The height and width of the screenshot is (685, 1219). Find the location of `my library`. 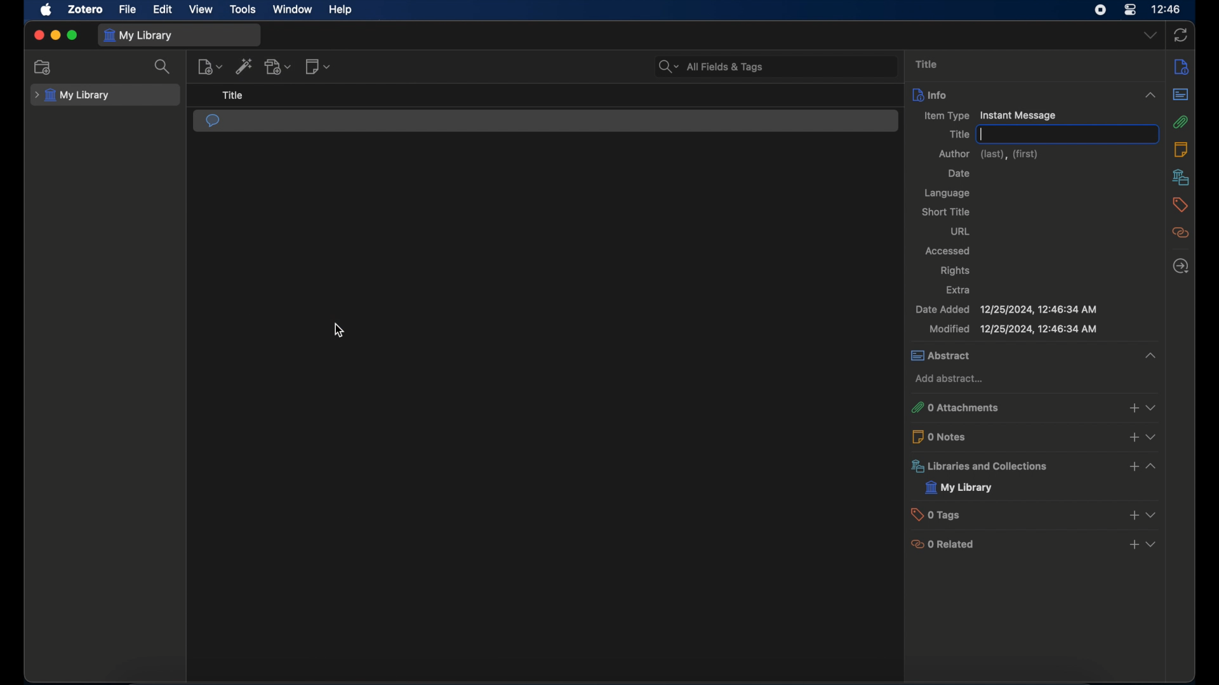

my library is located at coordinates (957, 488).